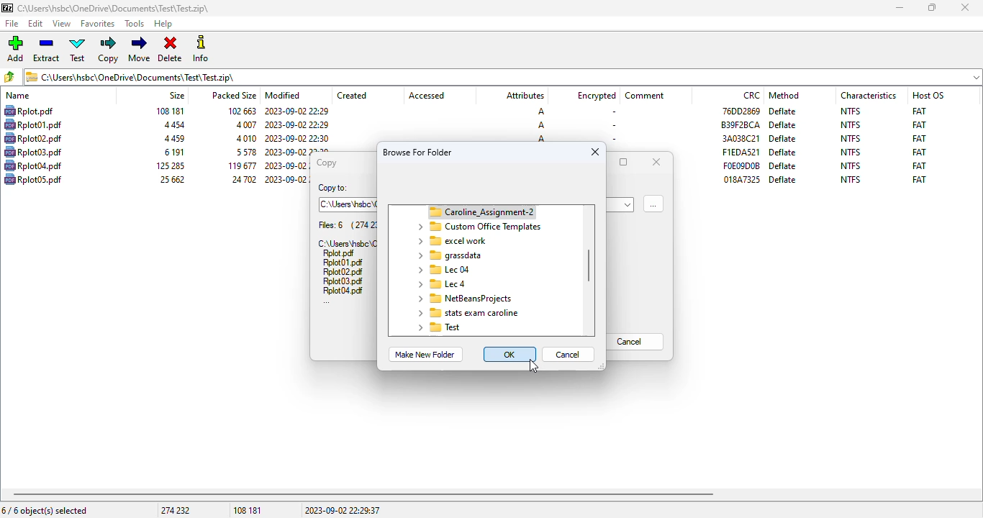  What do you see at coordinates (418, 152) in the screenshot?
I see `browse for folder` at bounding box center [418, 152].